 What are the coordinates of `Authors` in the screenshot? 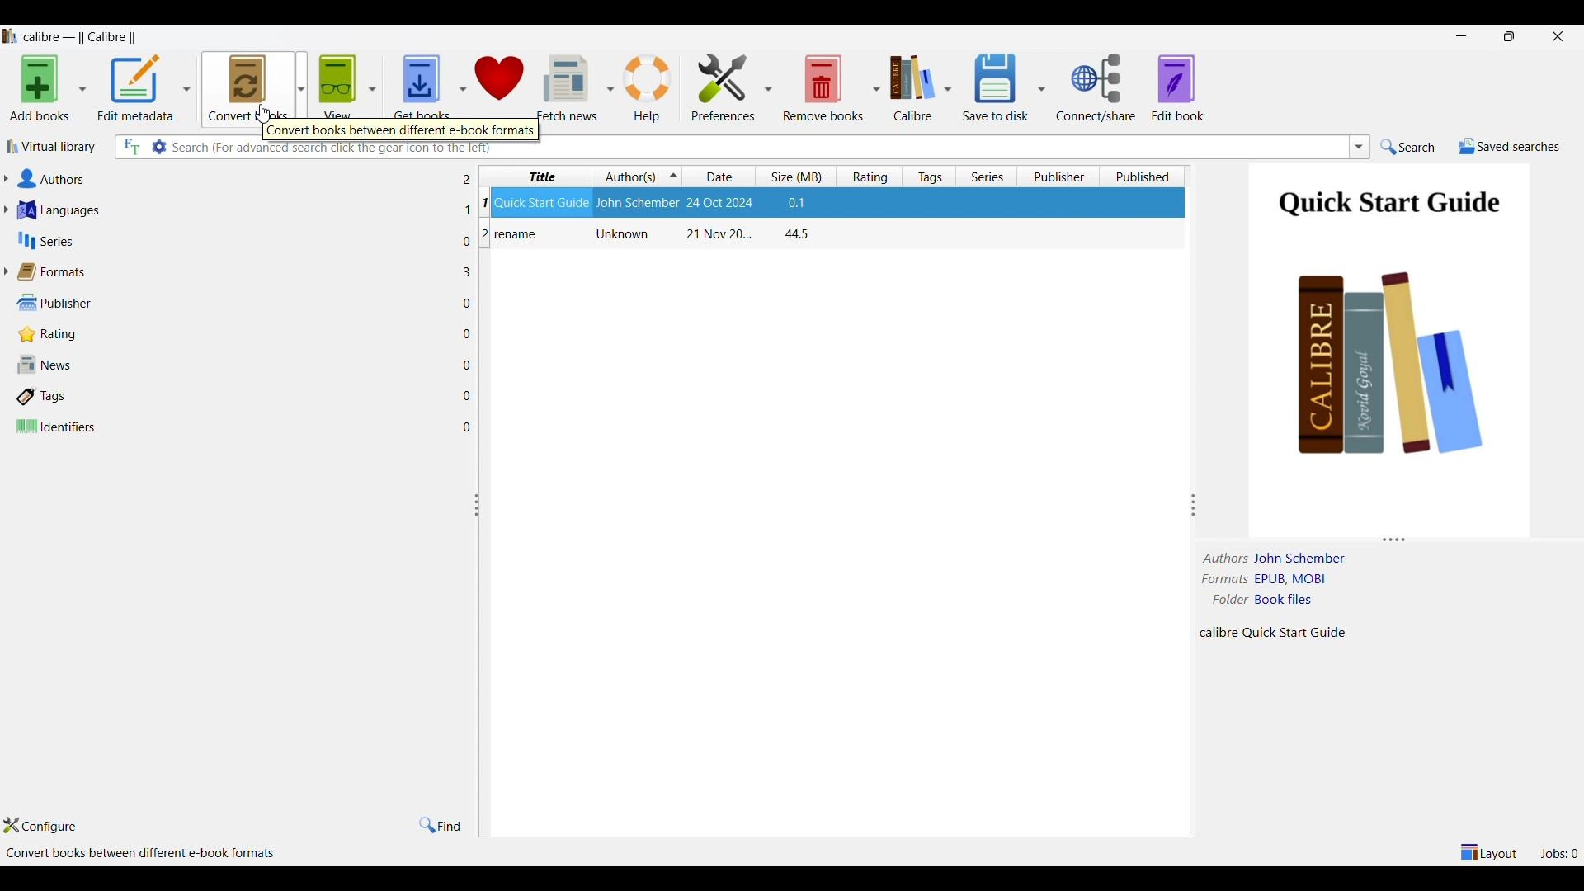 It's located at (232, 178).